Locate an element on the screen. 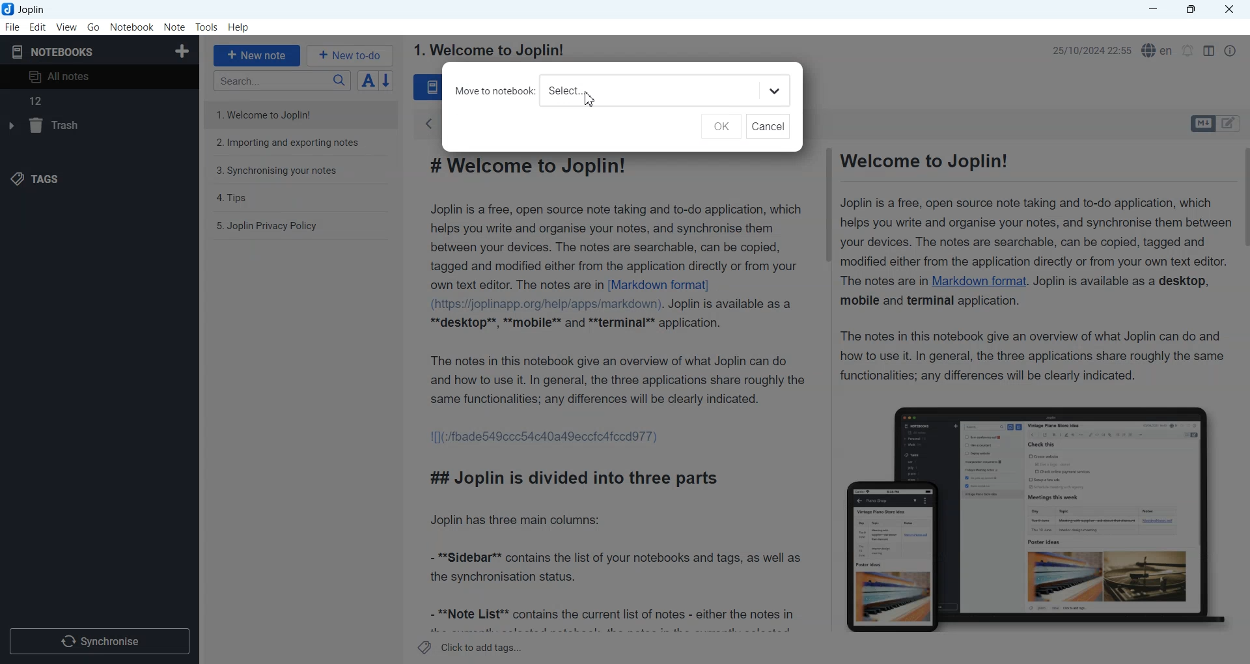 This screenshot has width=1250, height=664. Maximize is located at coordinates (1193, 10).